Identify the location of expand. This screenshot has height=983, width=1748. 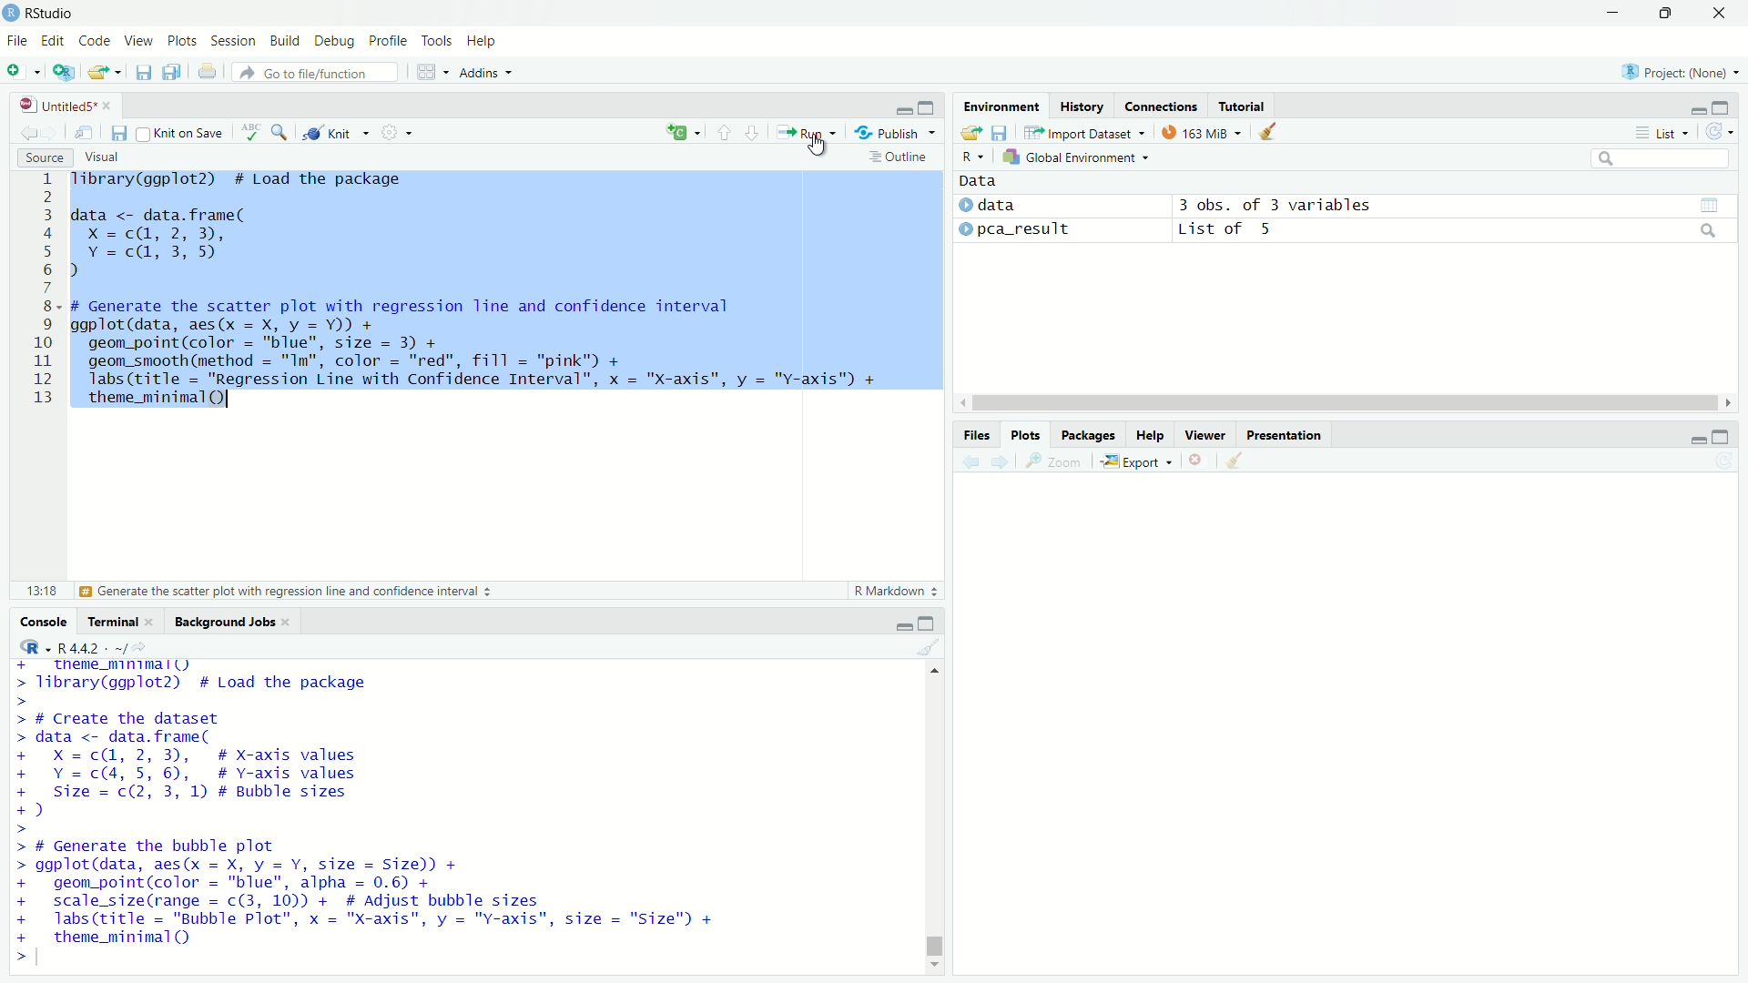
(1722, 435).